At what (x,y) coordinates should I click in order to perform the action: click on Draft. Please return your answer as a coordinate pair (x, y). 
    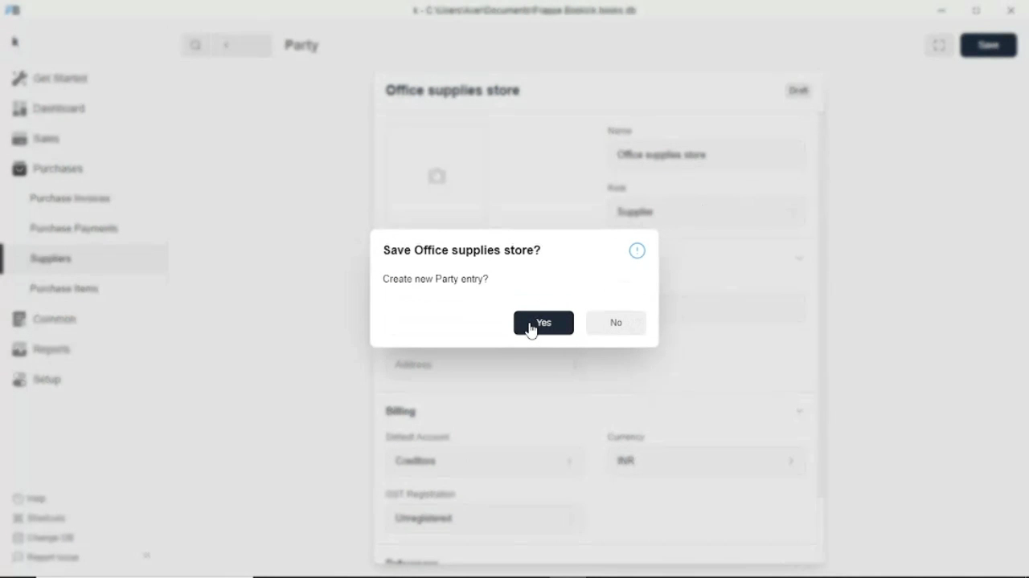
    Looking at the image, I should click on (800, 92).